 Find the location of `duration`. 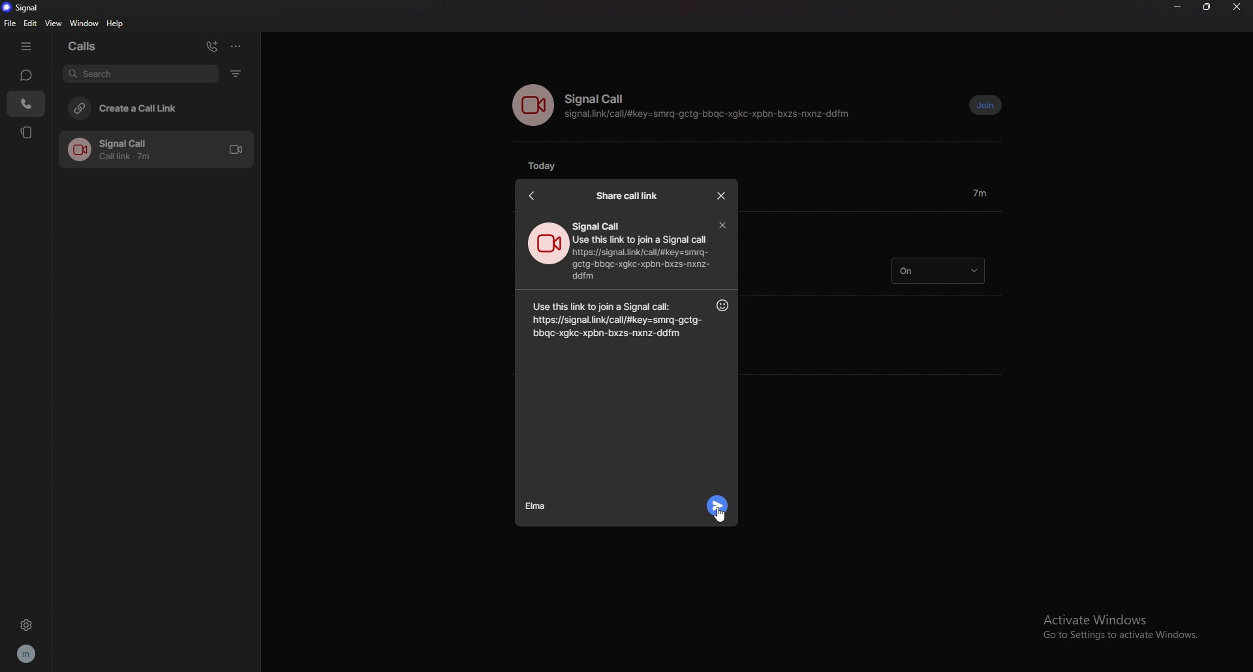

duration is located at coordinates (980, 192).